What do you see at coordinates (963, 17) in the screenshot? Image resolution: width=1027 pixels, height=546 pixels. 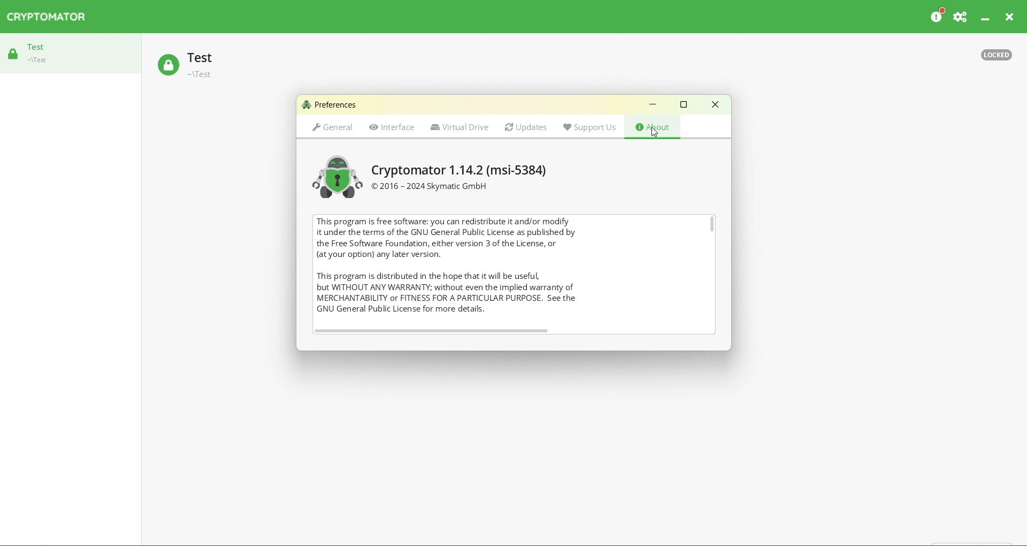 I see `Support` at bounding box center [963, 17].